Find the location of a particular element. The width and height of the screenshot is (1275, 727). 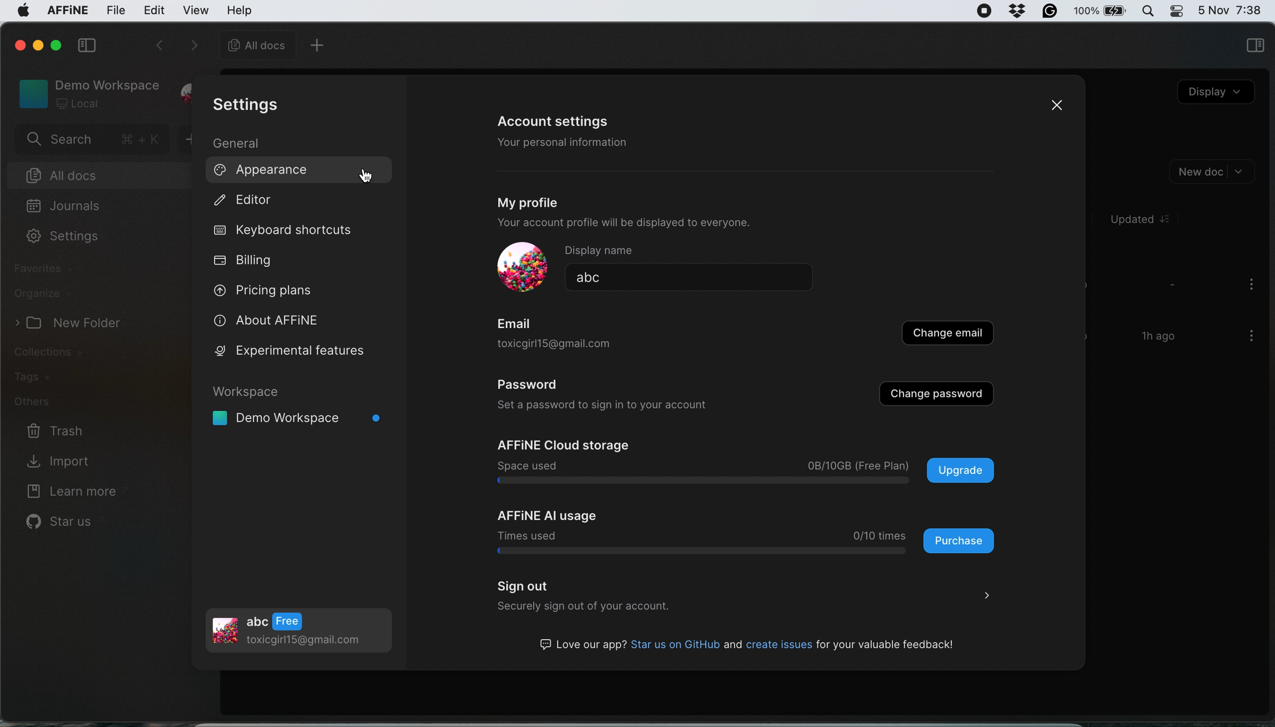

more options is located at coordinates (1248, 338).